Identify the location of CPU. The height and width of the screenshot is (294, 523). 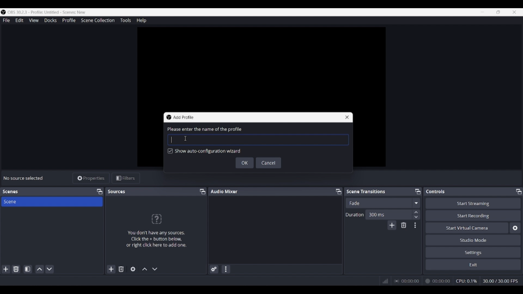
(467, 281).